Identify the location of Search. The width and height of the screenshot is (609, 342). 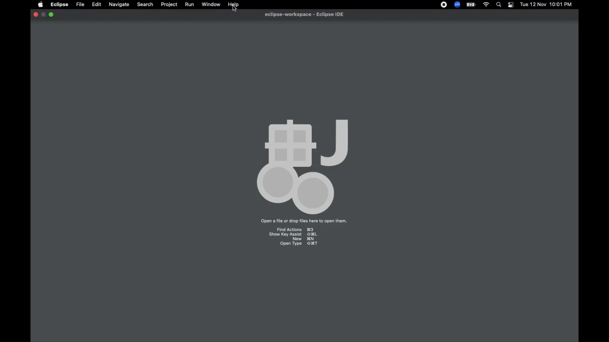
(498, 5).